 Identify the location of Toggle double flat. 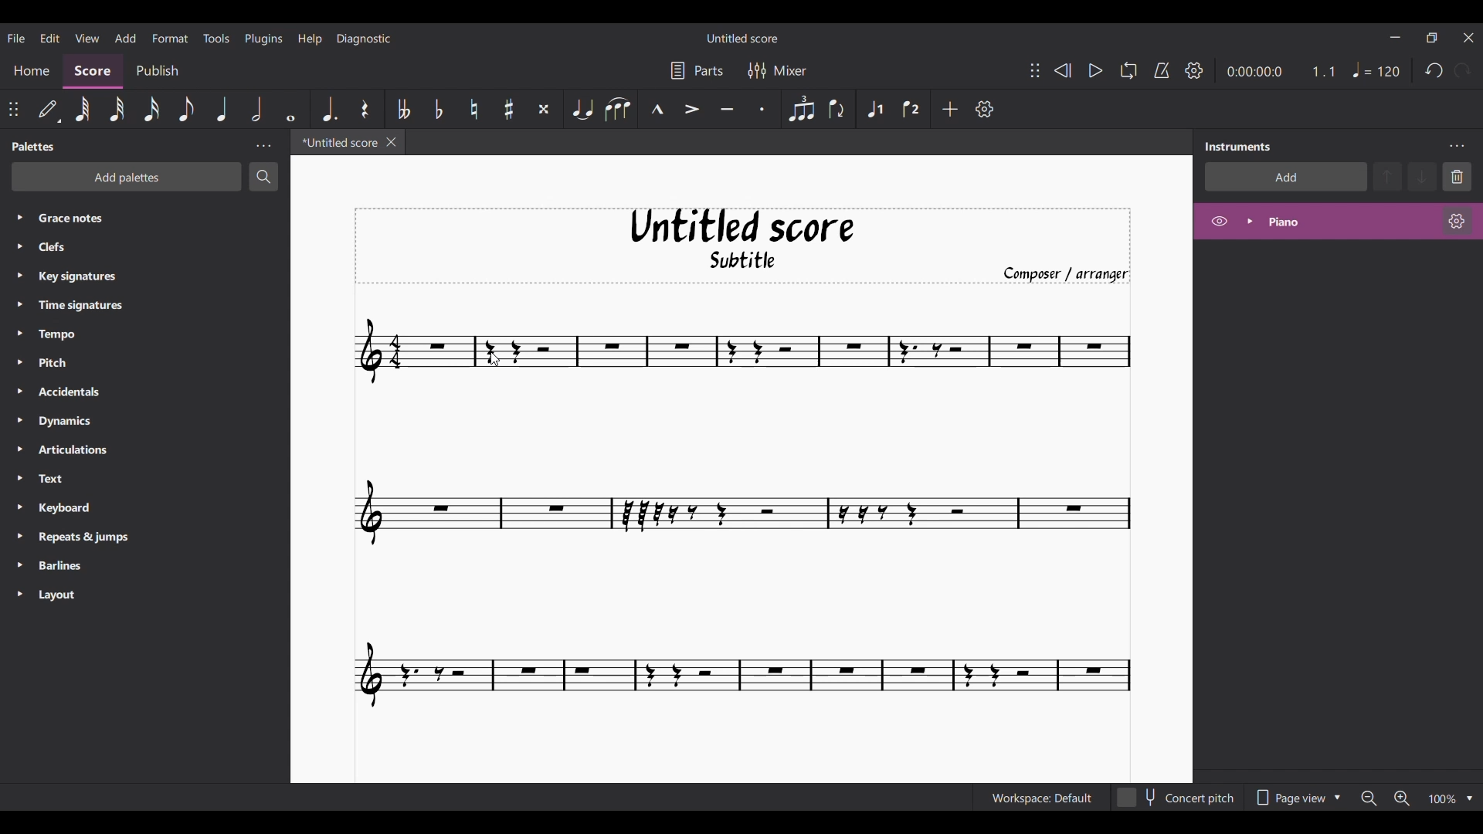
(404, 109).